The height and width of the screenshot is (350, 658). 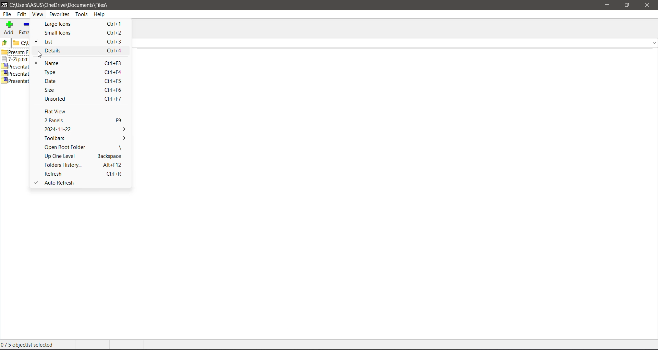 What do you see at coordinates (59, 14) in the screenshot?
I see `Favorites` at bounding box center [59, 14].